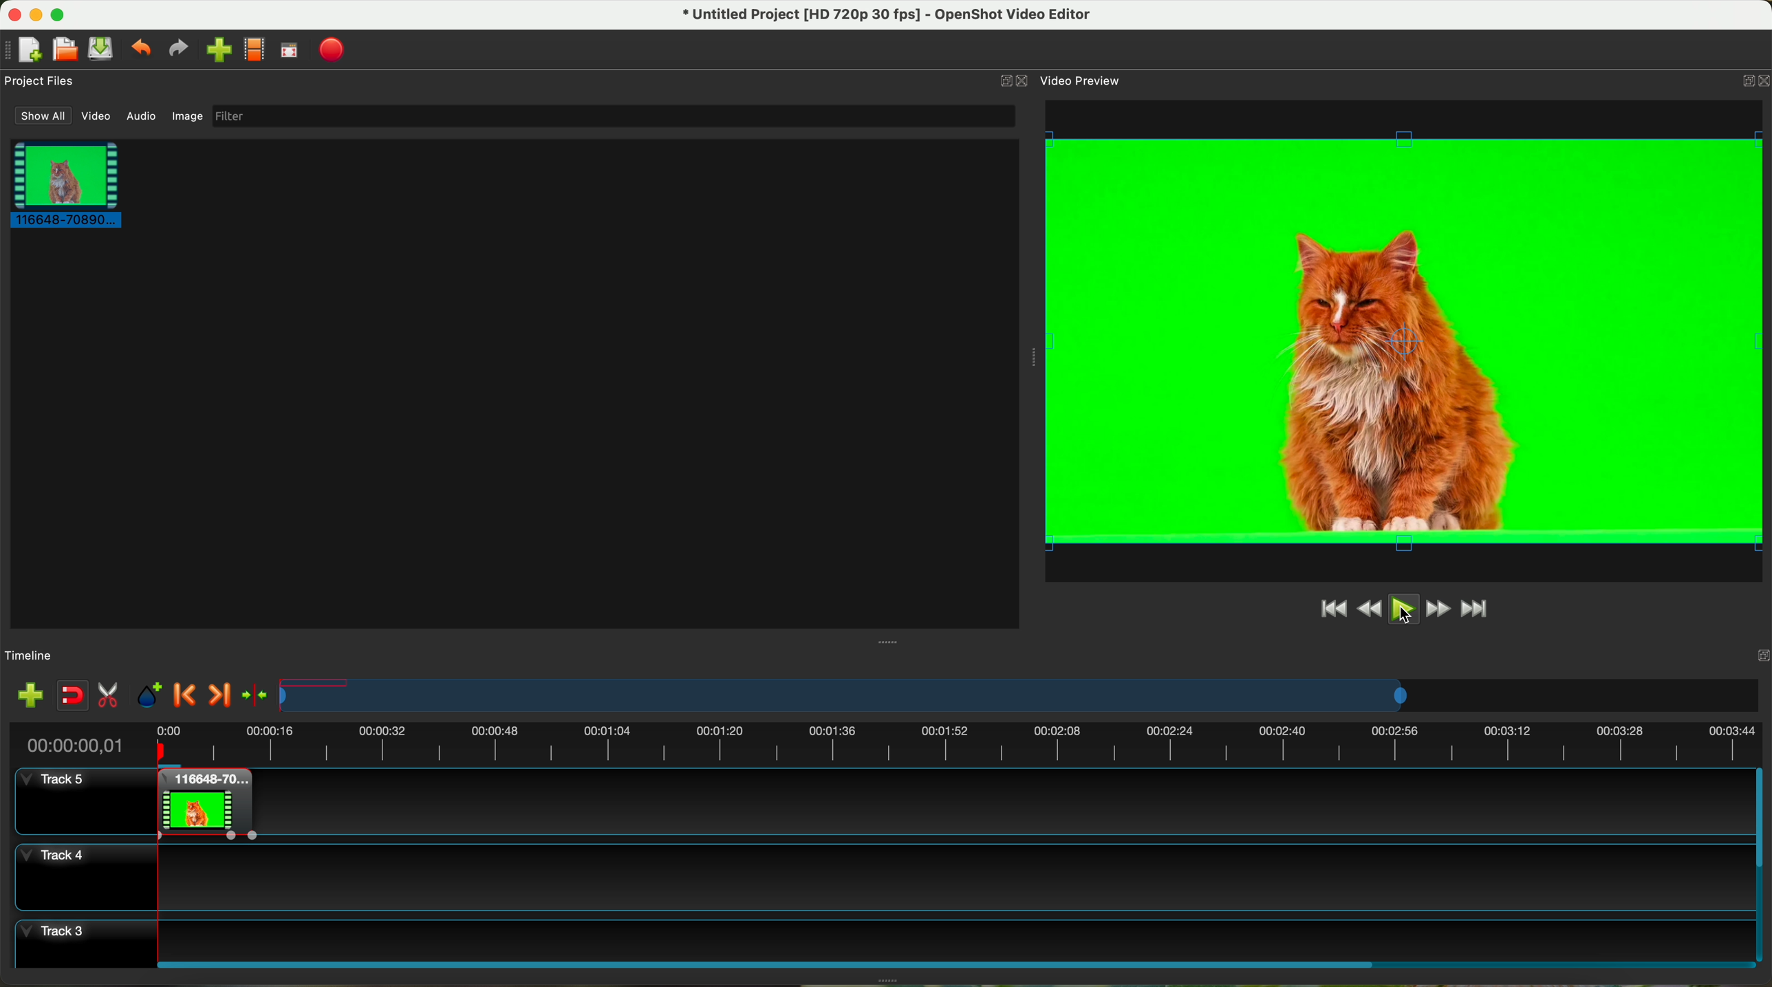 The image size is (1772, 987). What do you see at coordinates (73, 695) in the screenshot?
I see `disable snapping` at bounding box center [73, 695].